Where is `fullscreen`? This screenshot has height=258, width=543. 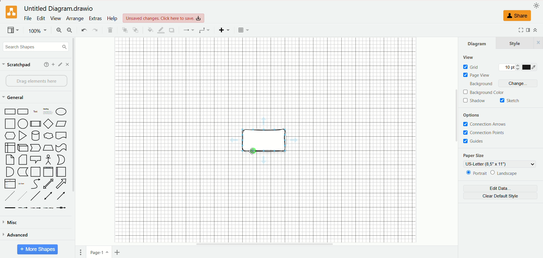
fullscreen is located at coordinates (520, 30).